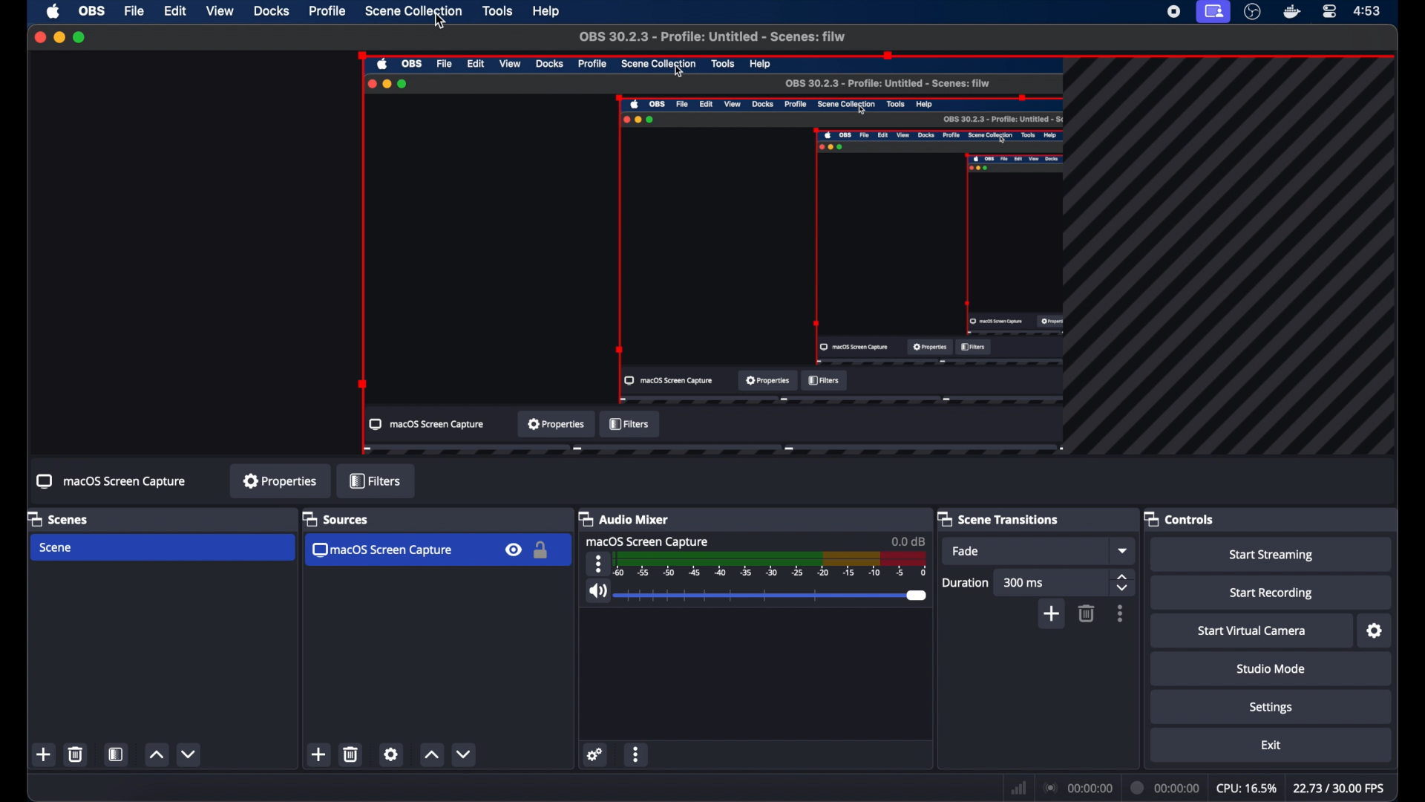 Image resolution: width=1425 pixels, height=802 pixels. Describe the element at coordinates (1052, 615) in the screenshot. I see `add scene transition` at that location.